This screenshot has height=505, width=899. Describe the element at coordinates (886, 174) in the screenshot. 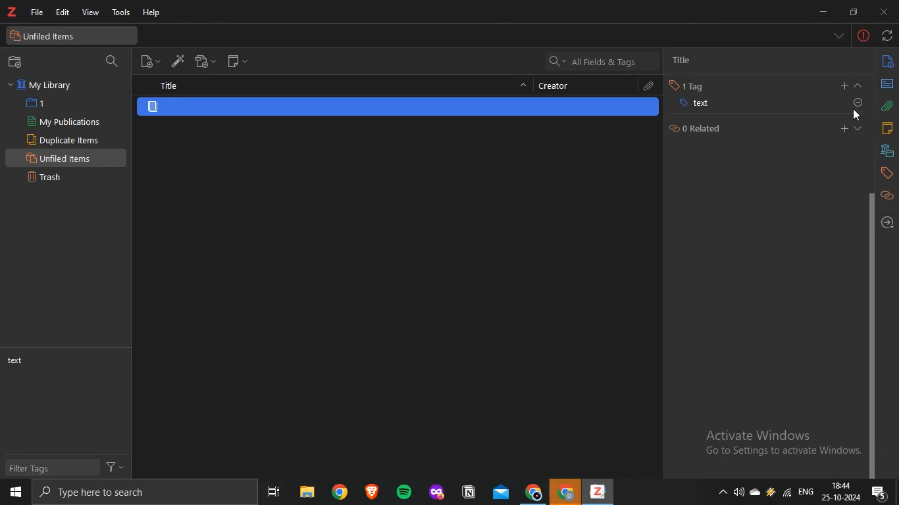

I see `tags` at that location.